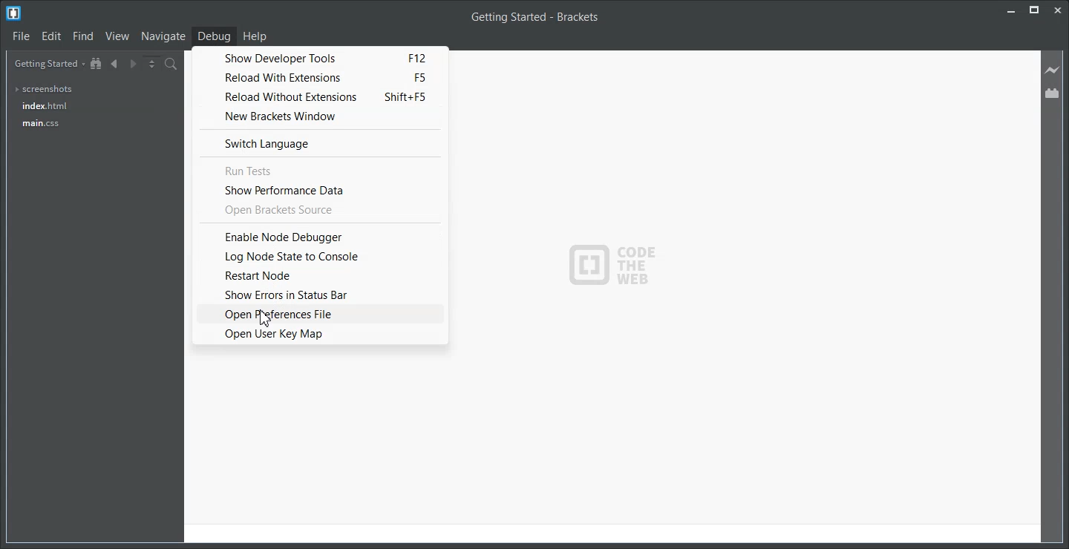 The width and height of the screenshot is (1069, 549). What do you see at coordinates (256, 36) in the screenshot?
I see `Help` at bounding box center [256, 36].